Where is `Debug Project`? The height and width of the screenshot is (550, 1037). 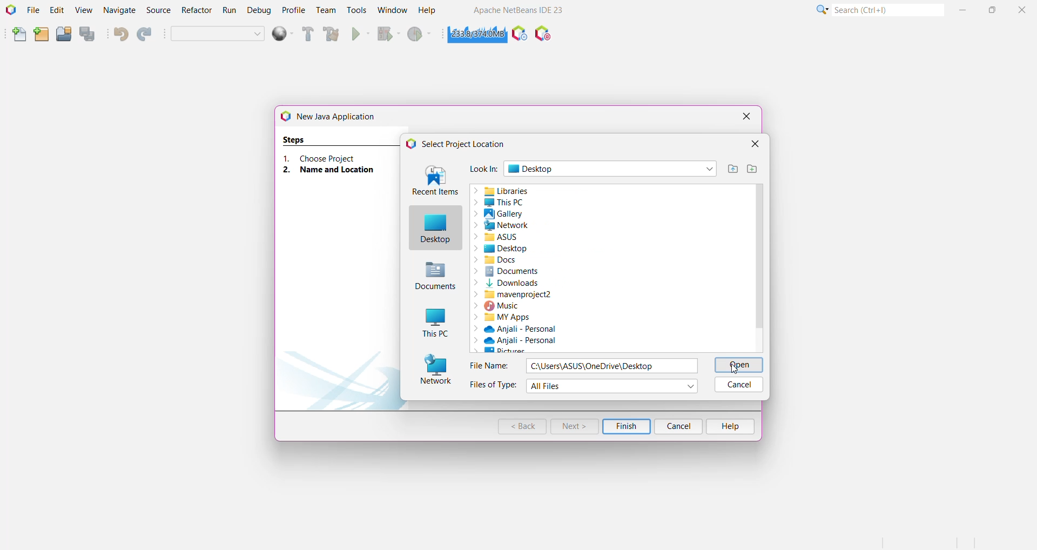
Debug Project is located at coordinates (387, 34).